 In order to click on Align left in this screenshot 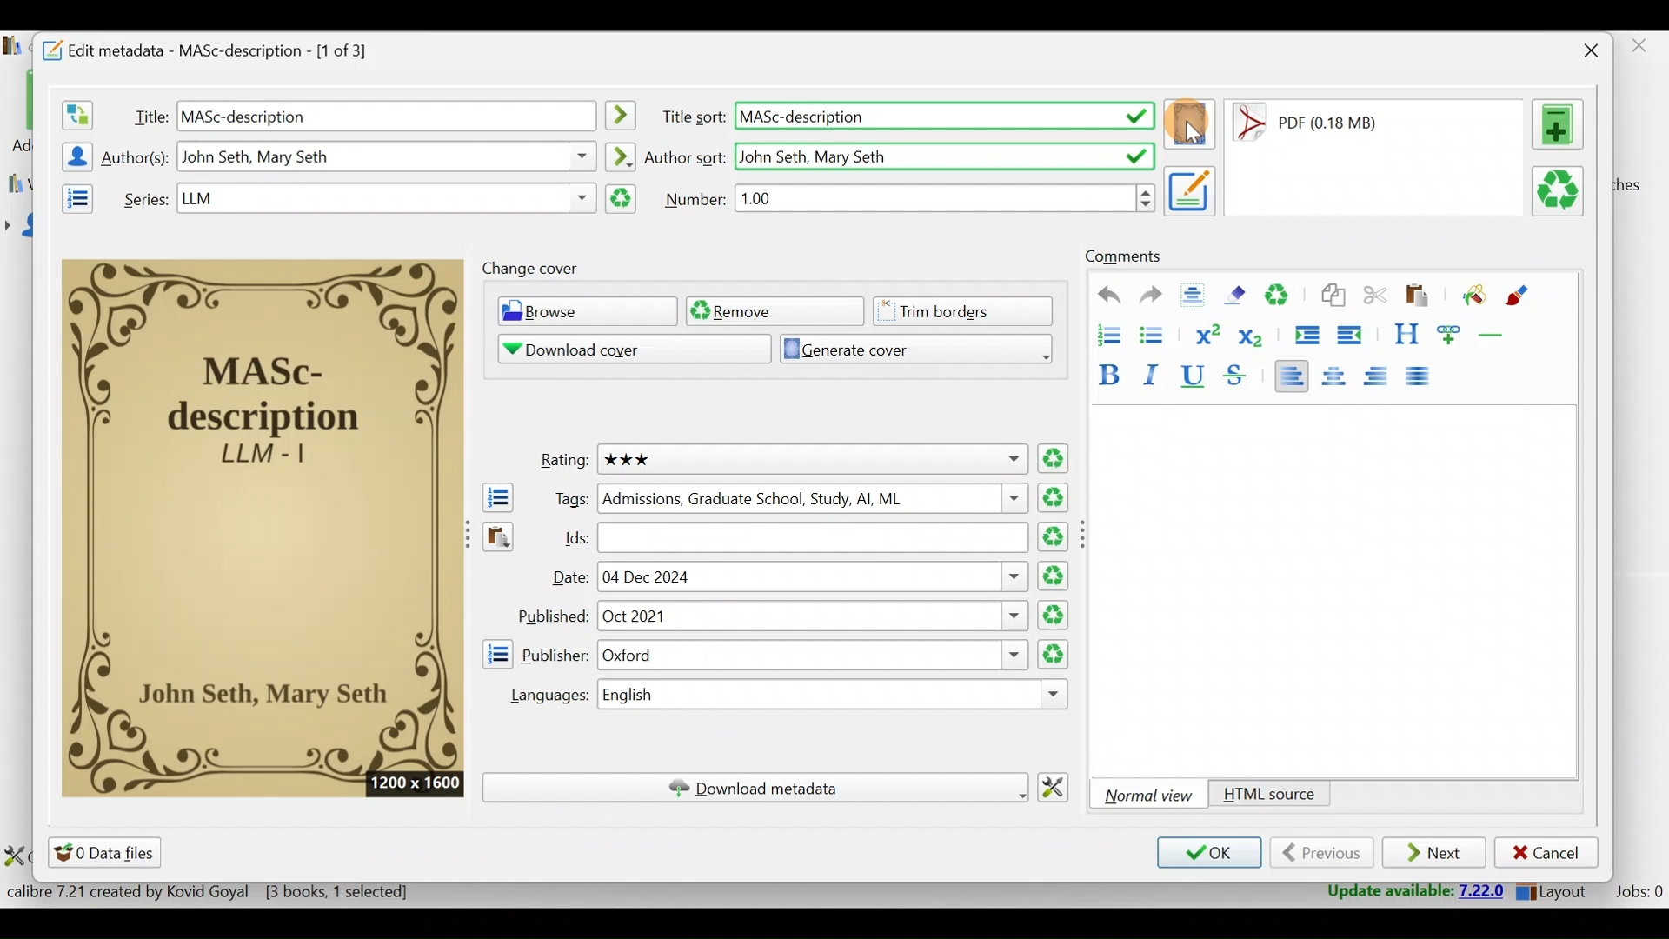, I will do `click(1291, 375)`.